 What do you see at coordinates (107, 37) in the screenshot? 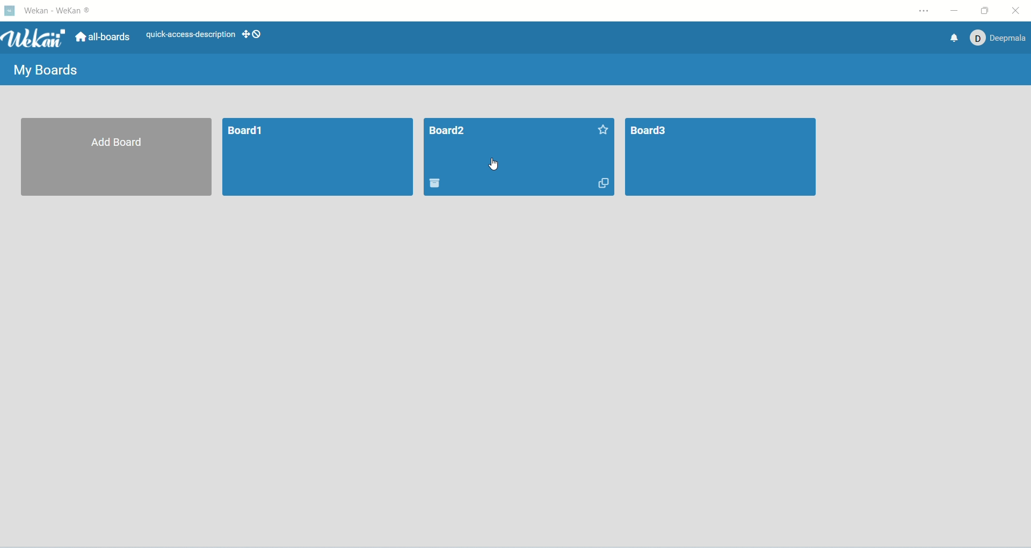
I see `all boards` at bounding box center [107, 37].